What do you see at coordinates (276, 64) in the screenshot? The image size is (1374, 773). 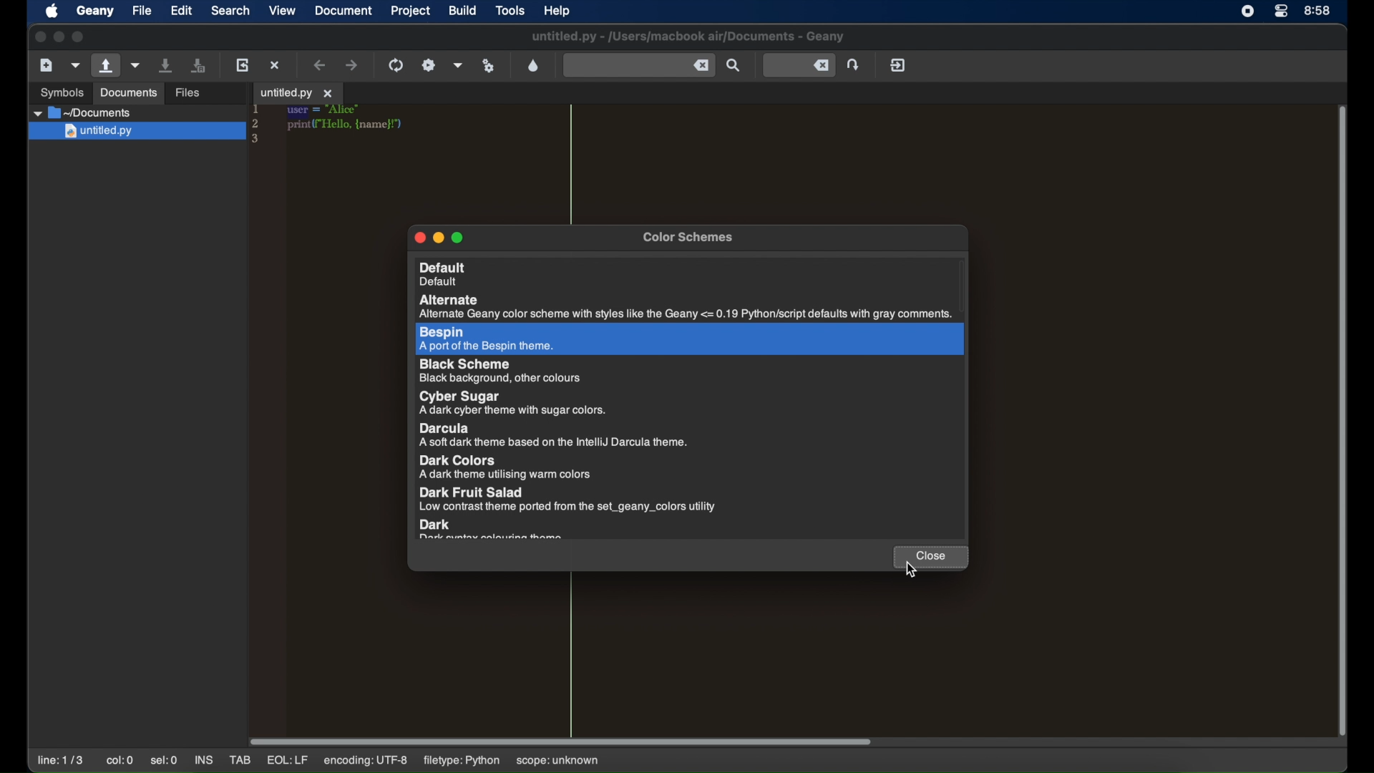 I see `close the current file` at bounding box center [276, 64].